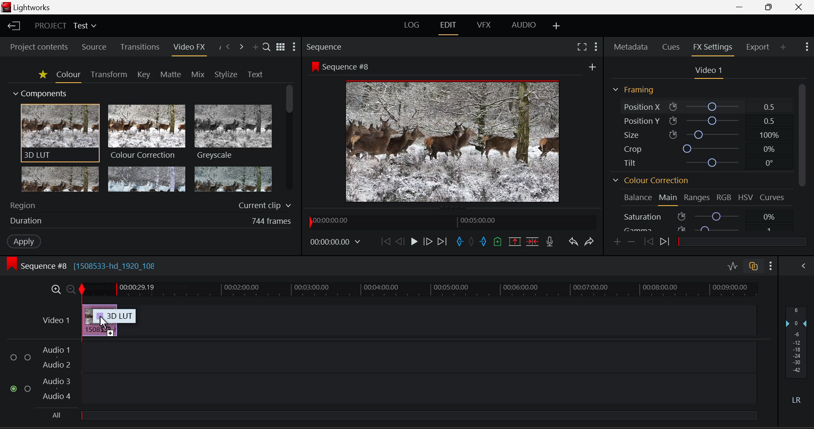  What do you see at coordinates (783, 48) in the screenshot?
I see `Add Panel` at bounding box center [783, 48].